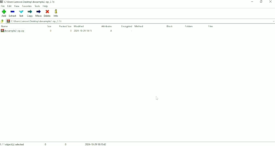 The image size is (275, 146). What do you see at coordinates (37, 6) in the screenshot?
I see `Tools` at bounding box center [37, 6].